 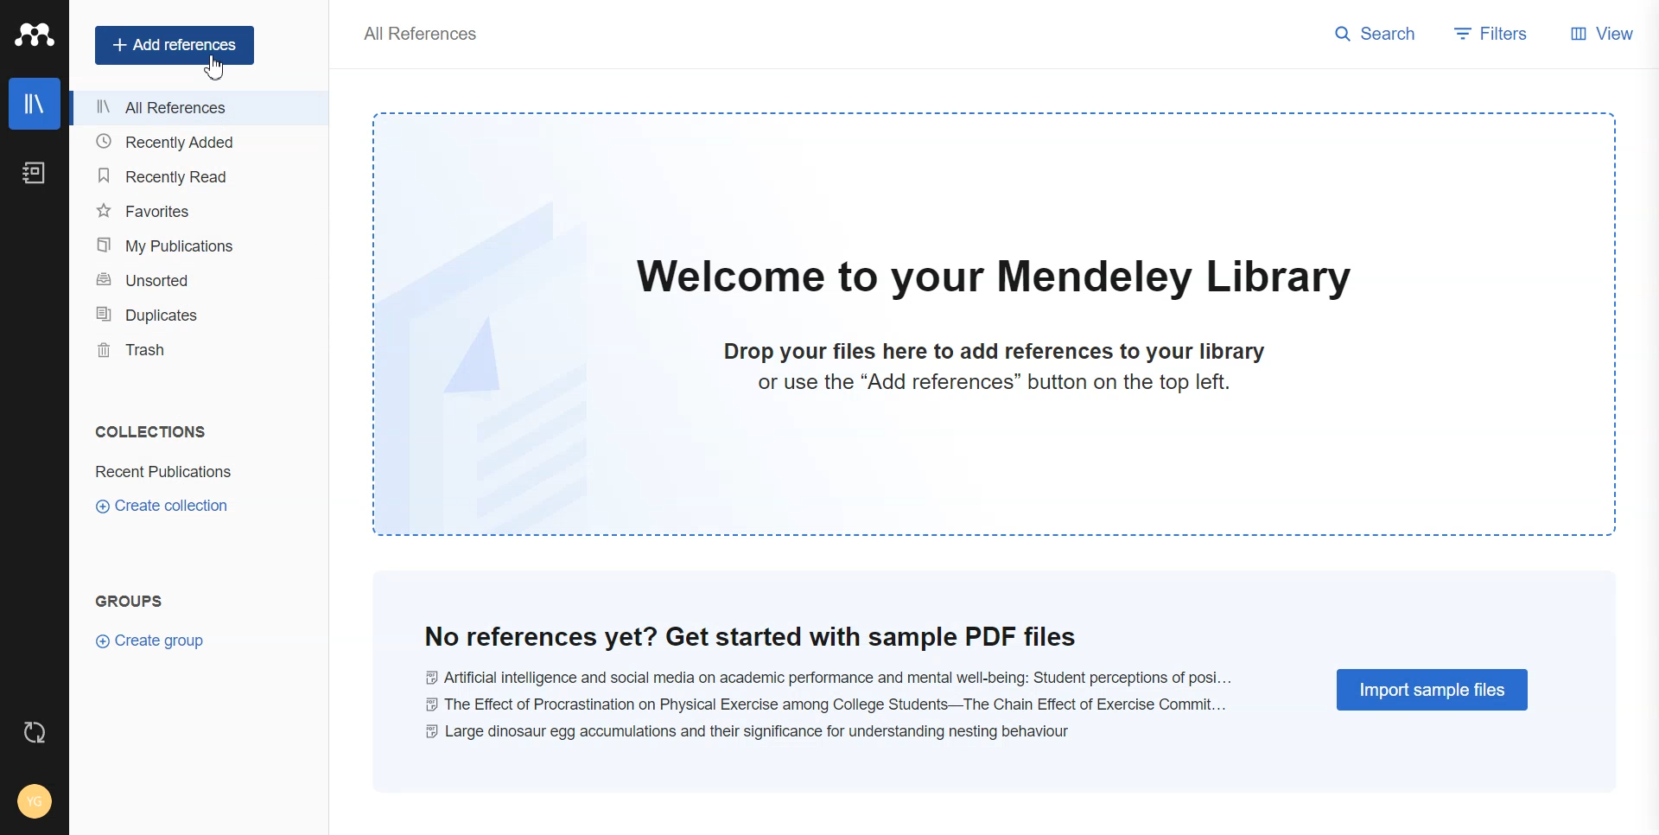 I want to click on Duplicates, so click(x=193, y=312).